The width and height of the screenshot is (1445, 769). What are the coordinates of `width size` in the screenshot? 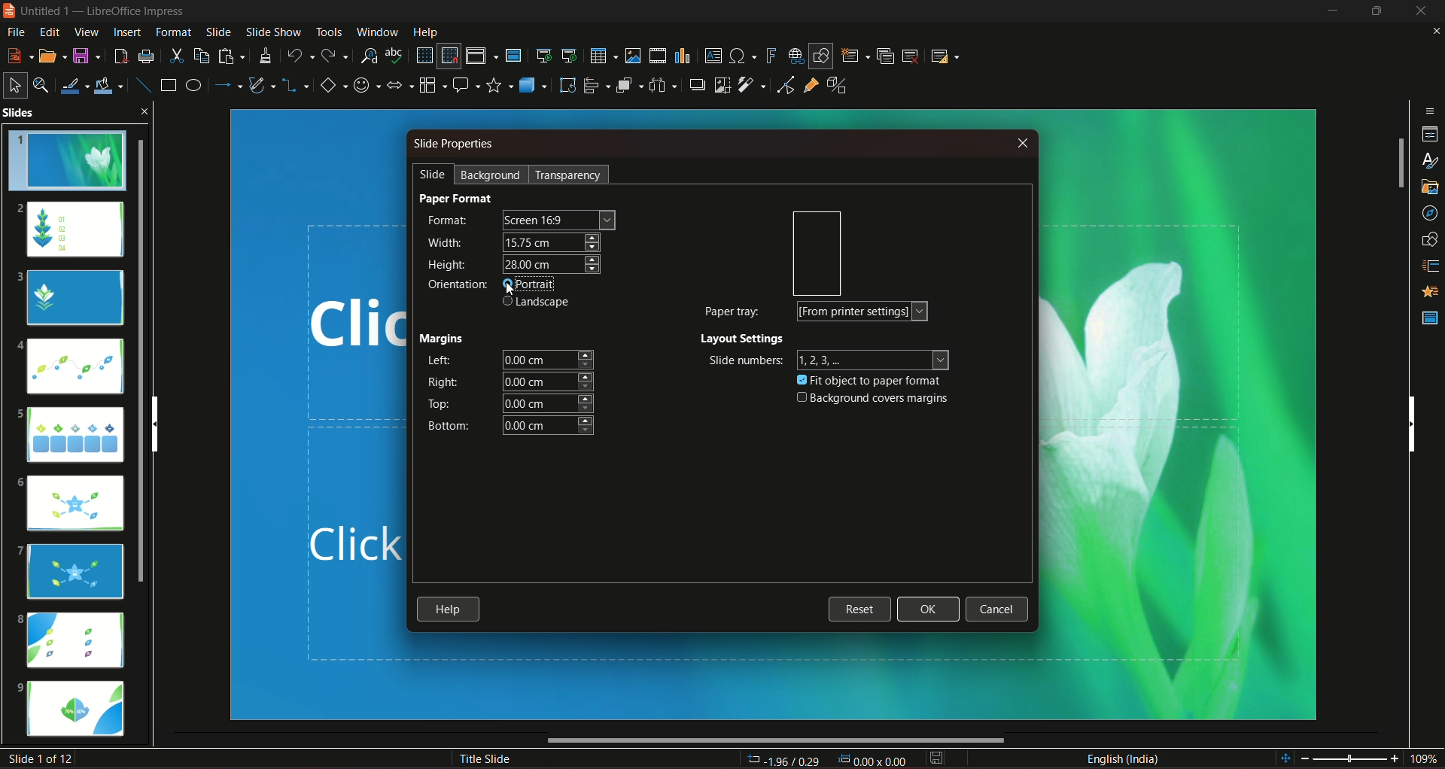 It's located at (551, 242).